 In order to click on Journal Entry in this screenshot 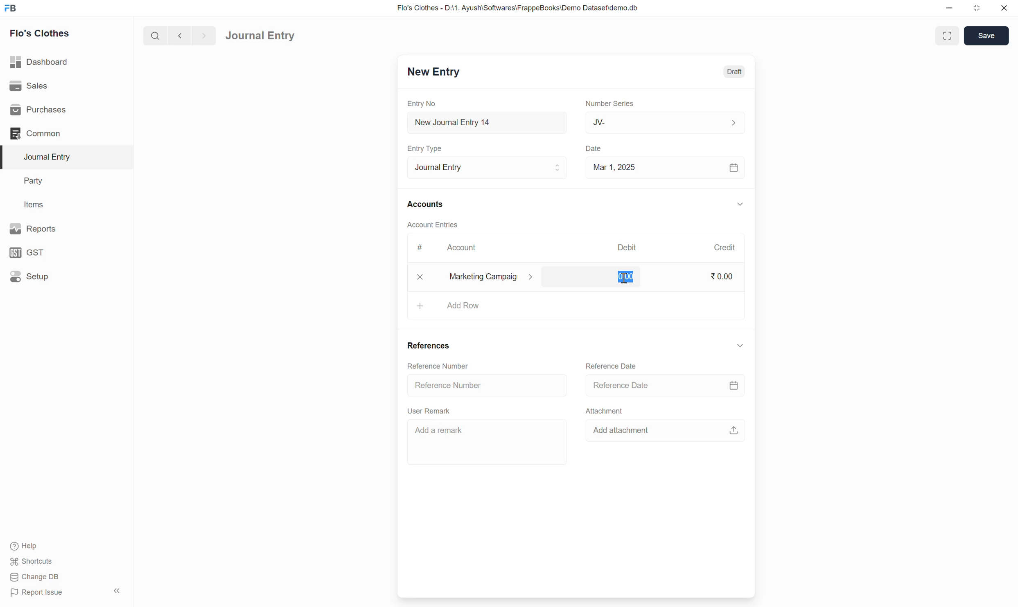, I will do `click(487, 167)`.